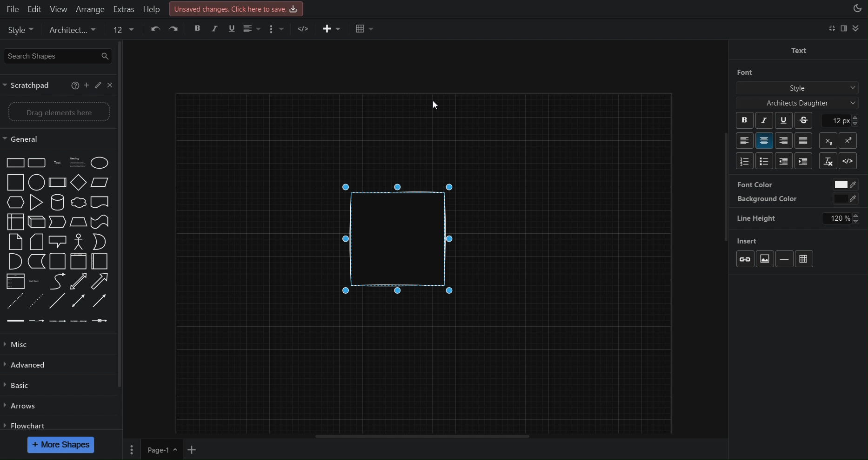  I want to click on White color, so click(844, 185).